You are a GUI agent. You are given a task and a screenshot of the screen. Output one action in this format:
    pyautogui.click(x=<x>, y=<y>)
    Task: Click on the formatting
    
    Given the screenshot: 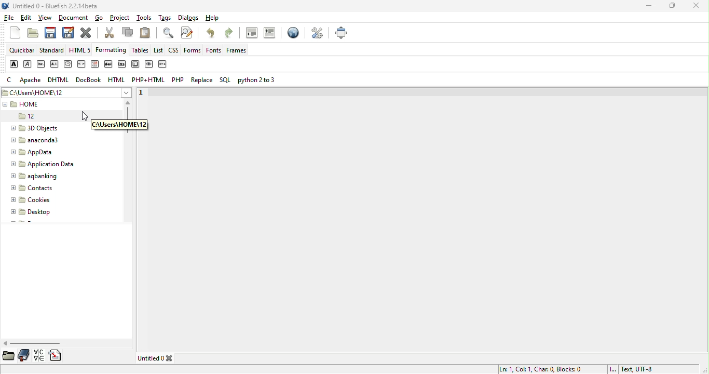 What is the action you would take?
    pyautogui.click(x=110, y=50)
    